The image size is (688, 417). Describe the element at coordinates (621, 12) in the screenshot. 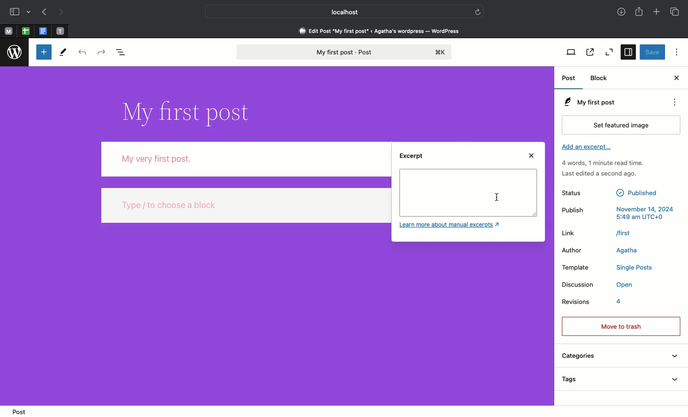

I see `Downloads` at that location.